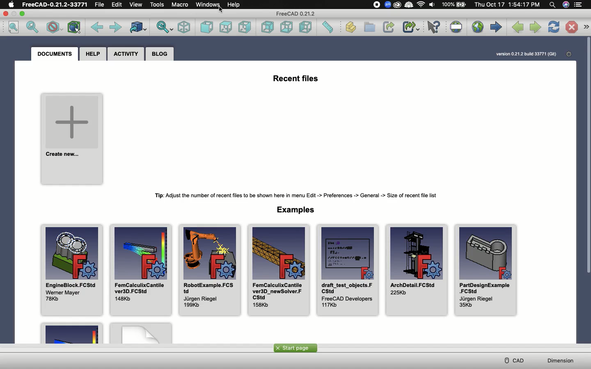 This screenshot has height=369, width=591. What do you see at coordinates (552, 5) in the screenshot?
I see `Search` at bounding box center [552, 5].